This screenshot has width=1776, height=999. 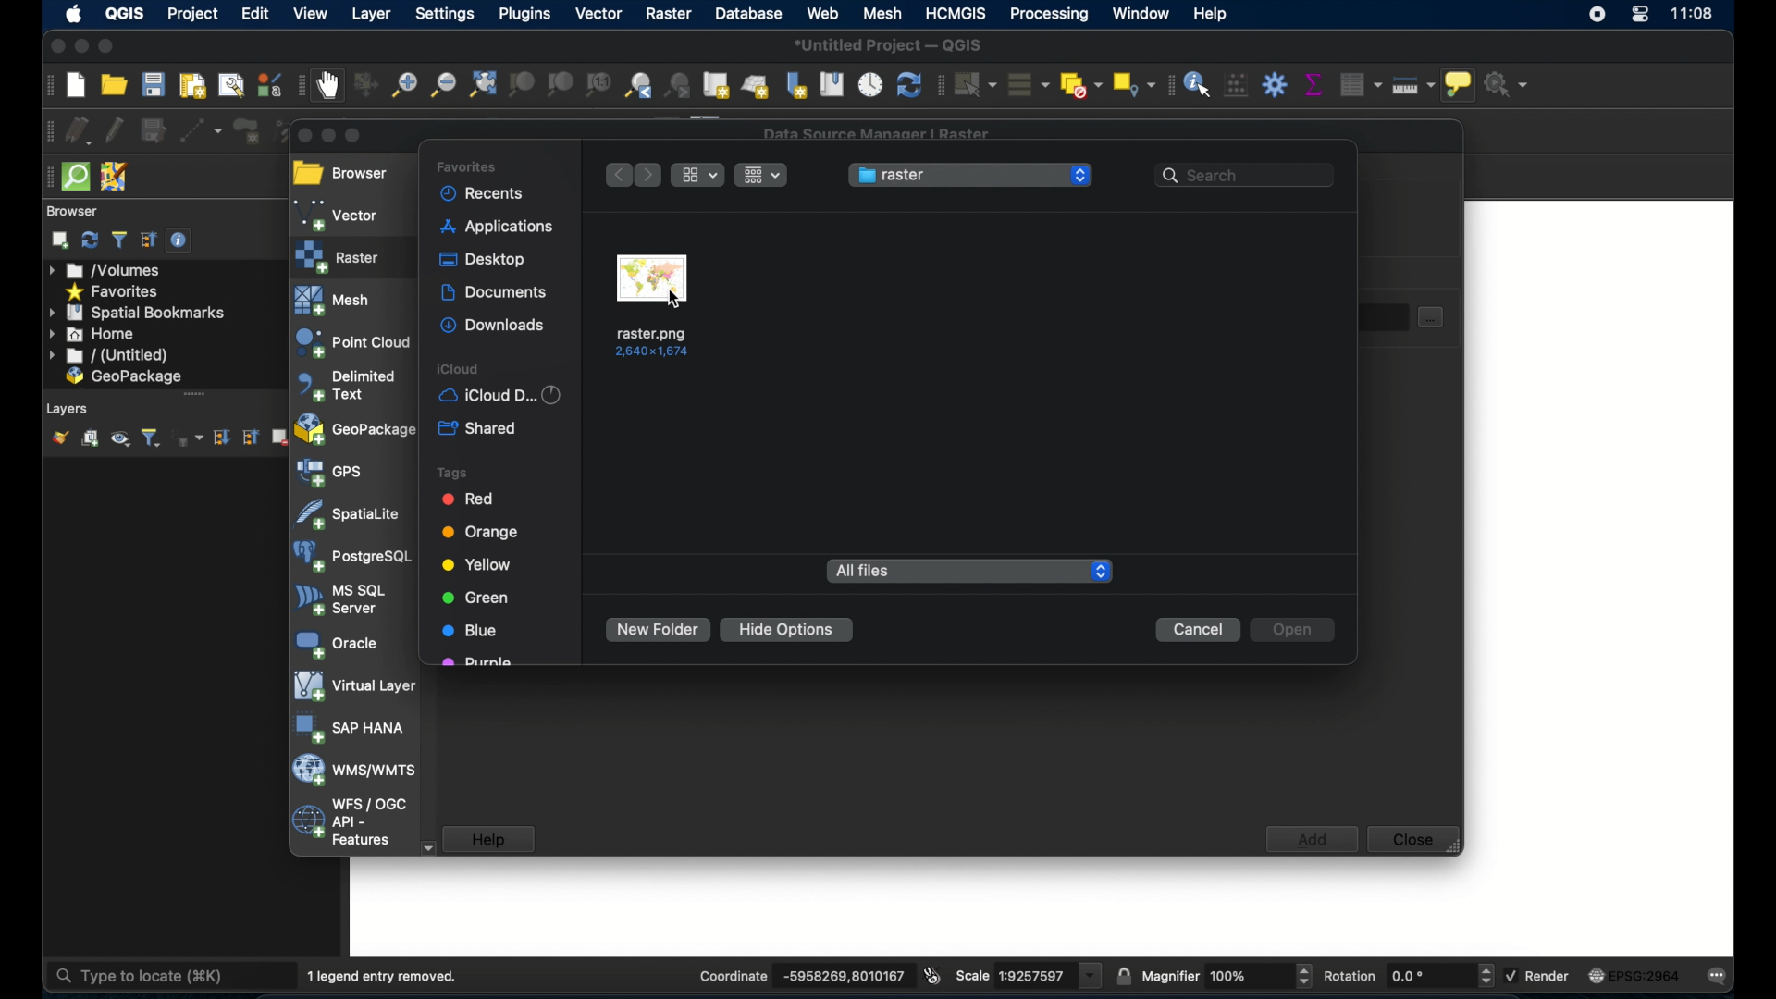 I want to click on lock scale, so click(x=1123, y=974).